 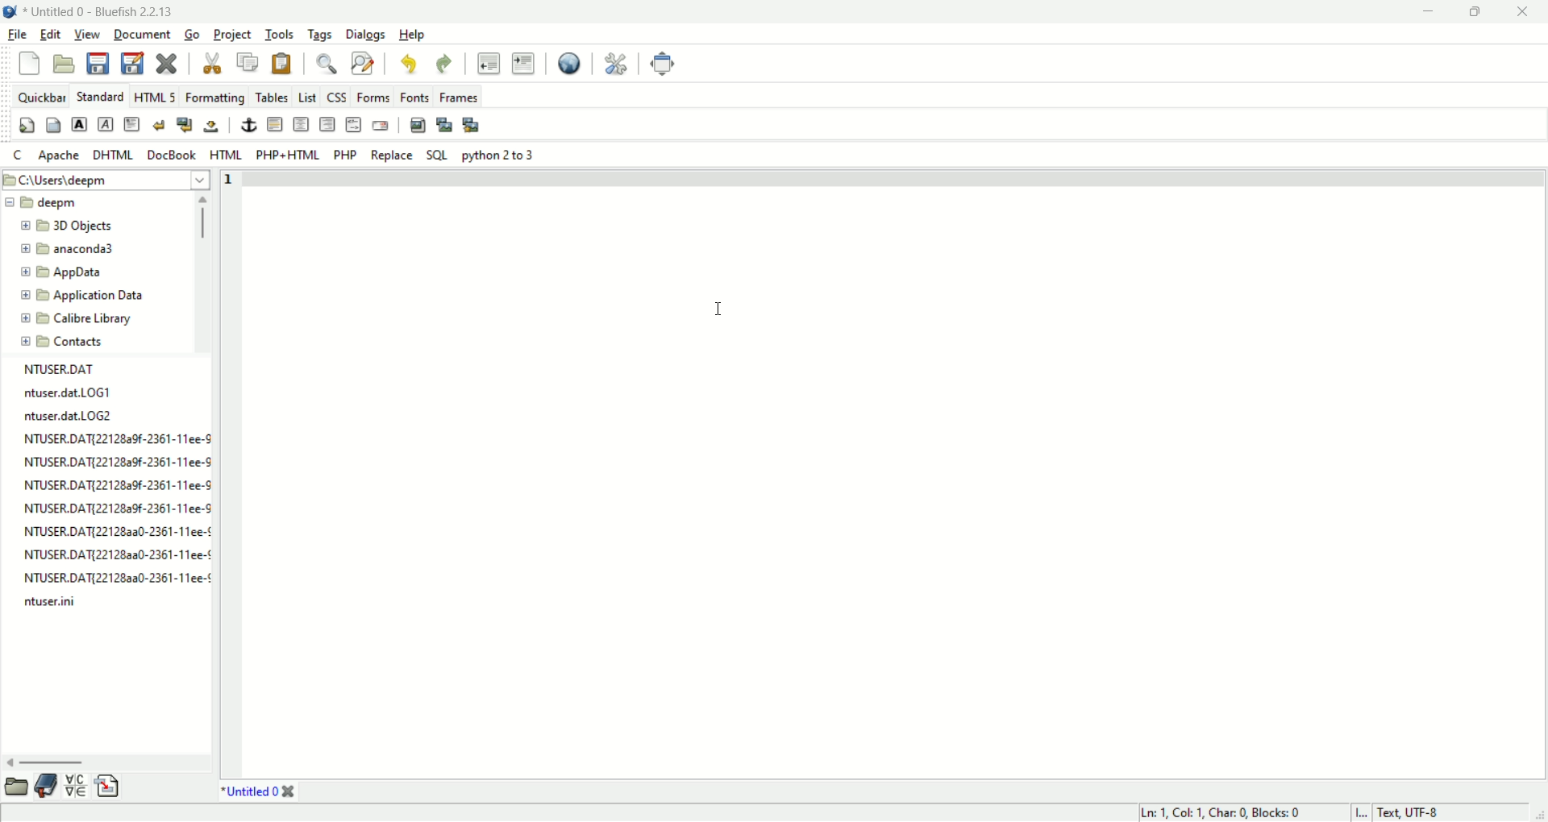 I want to click on NTUSER.DAT{2212829f-2361-11ee-S, so click(x=114, y=508).